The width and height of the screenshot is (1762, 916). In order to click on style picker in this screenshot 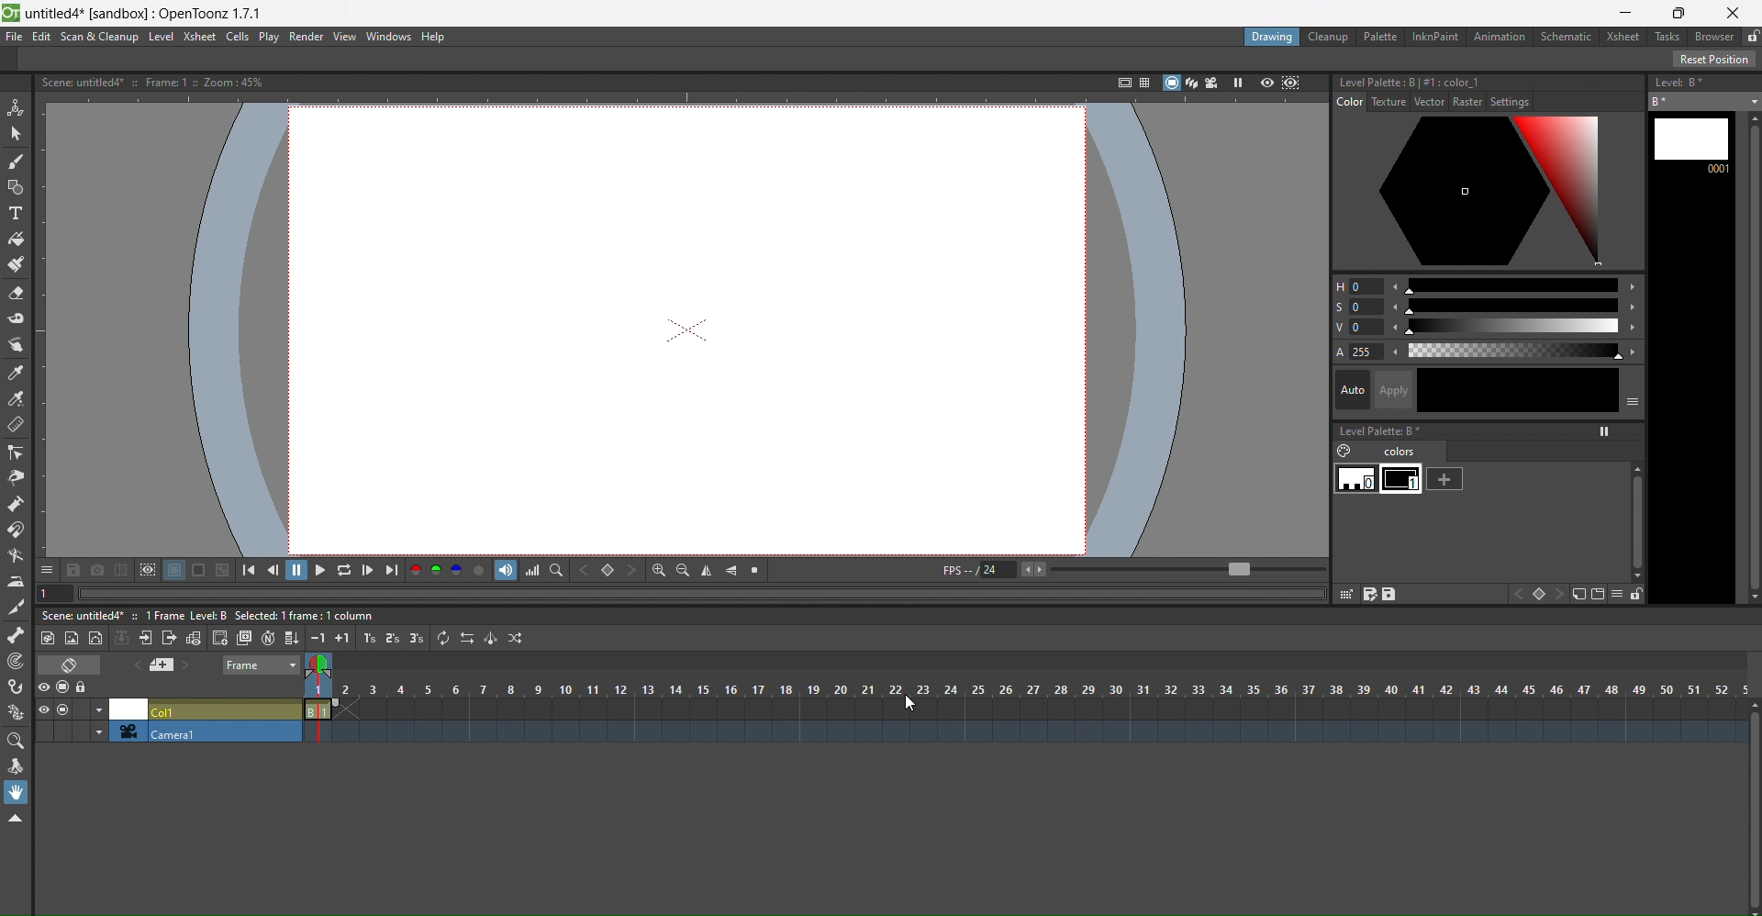, I will do `click(17, 374)`.